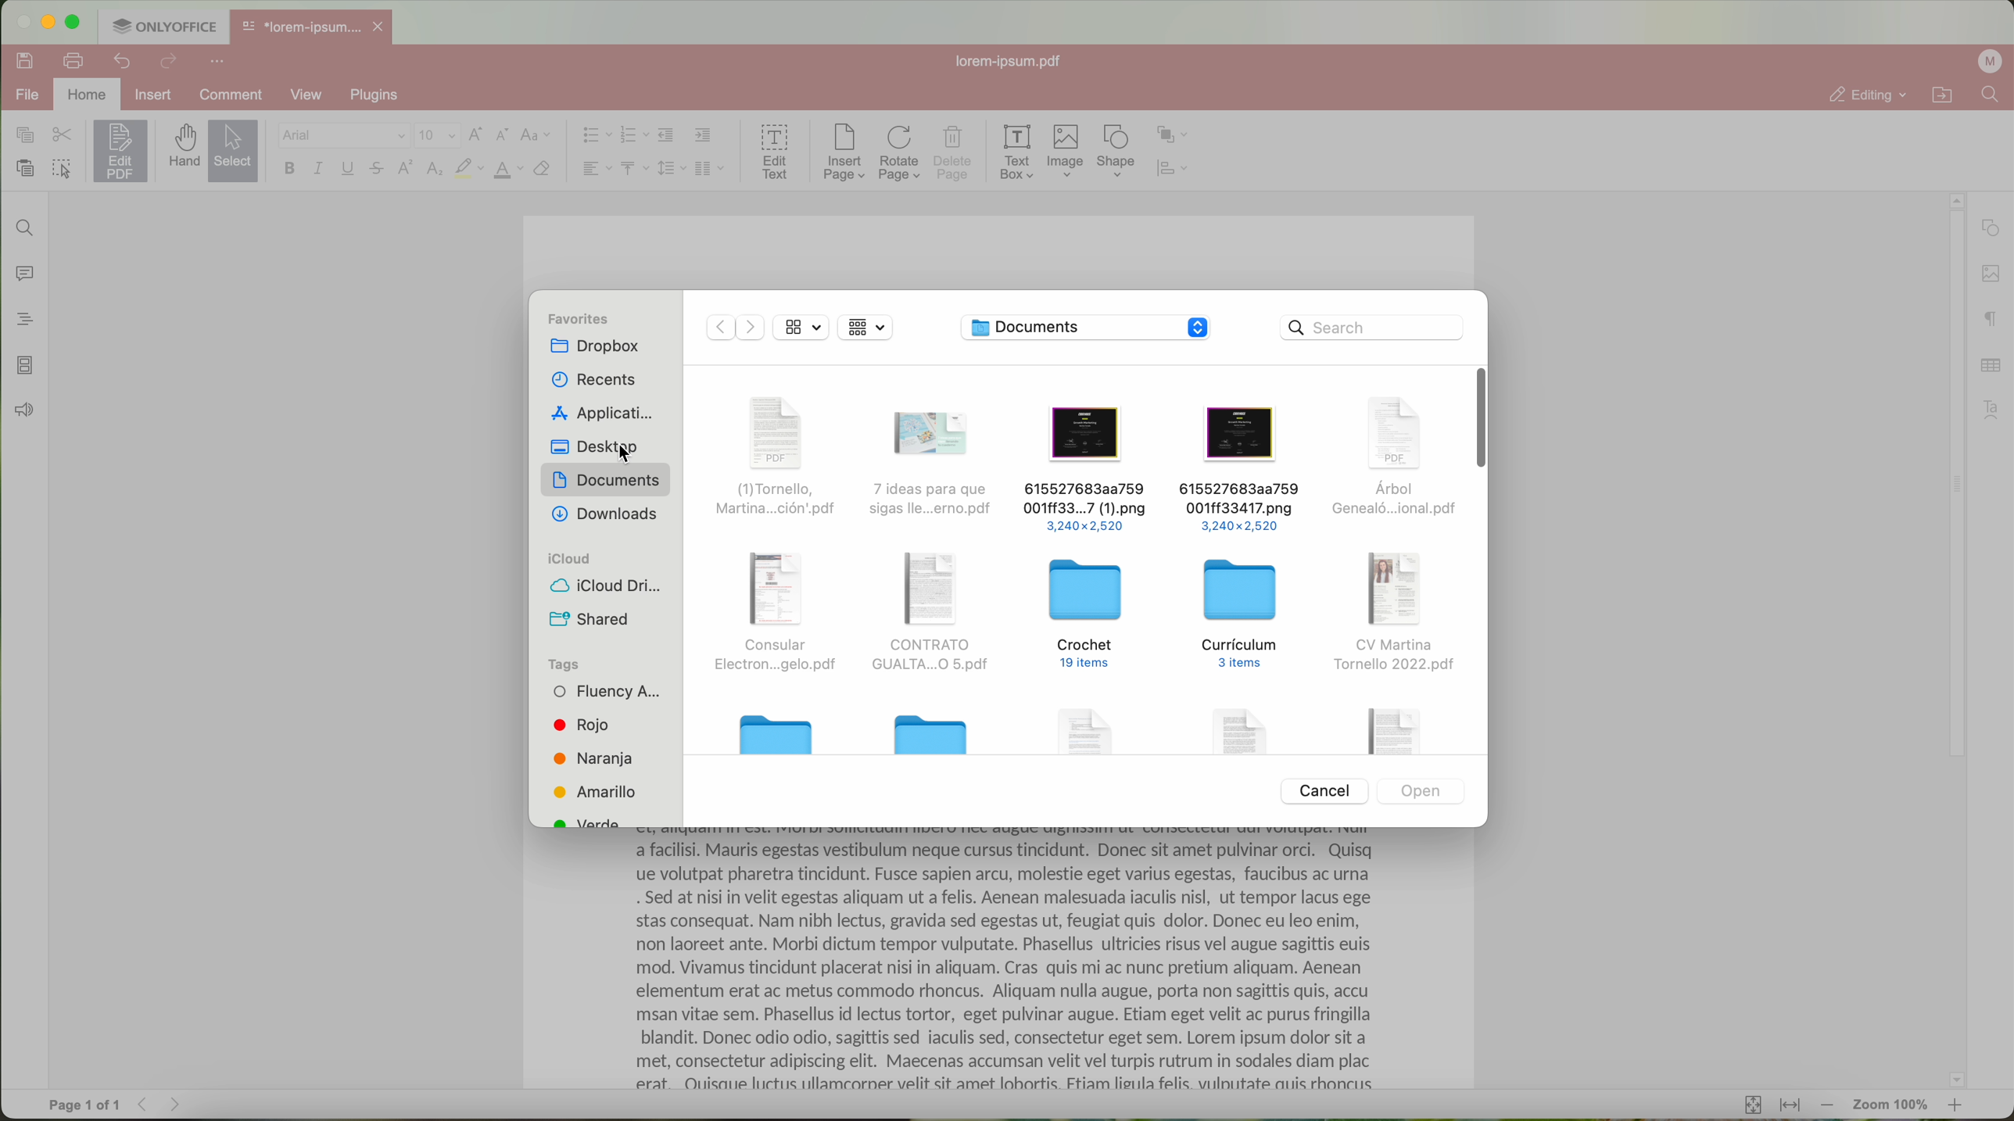 This screenshot has width=2014, height=1121. Describe the element at coordinates (543, 170) in the screenshot. I see `clear style` at that location.